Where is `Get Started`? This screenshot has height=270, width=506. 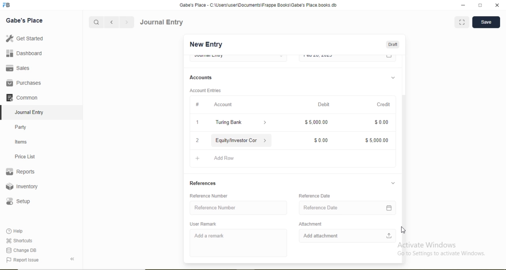 Get Started is located at coordinates (24, 38).